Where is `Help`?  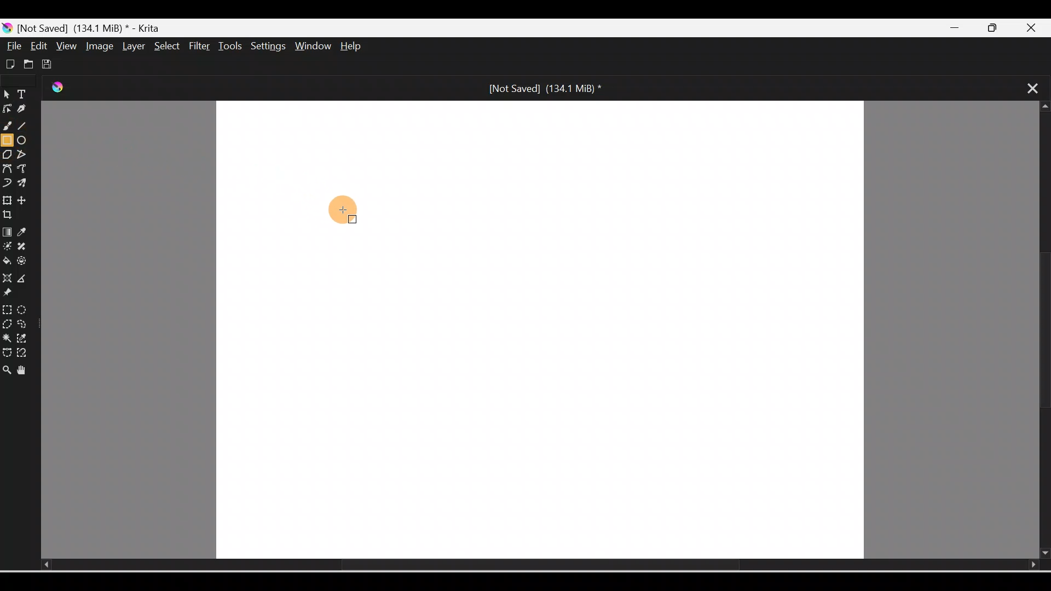 Help is located at coordinates (360, 47).